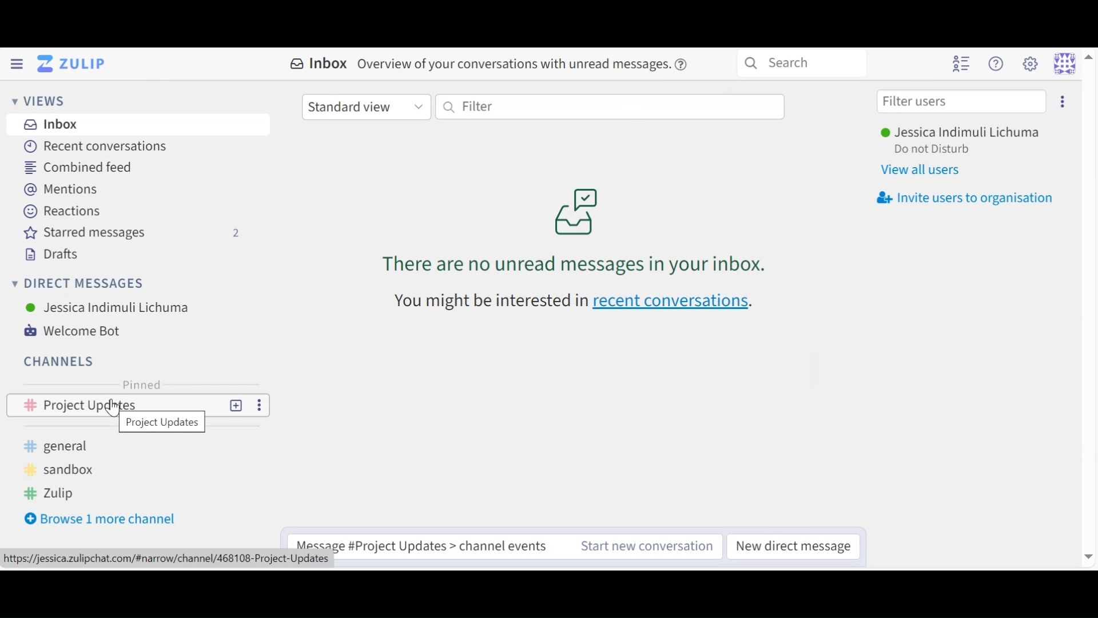 The width and height of the screenshot is (1098, 618). Describe the element at coordinates (102, 146) in the screenshot. I see `Recent Conversations` at that location.